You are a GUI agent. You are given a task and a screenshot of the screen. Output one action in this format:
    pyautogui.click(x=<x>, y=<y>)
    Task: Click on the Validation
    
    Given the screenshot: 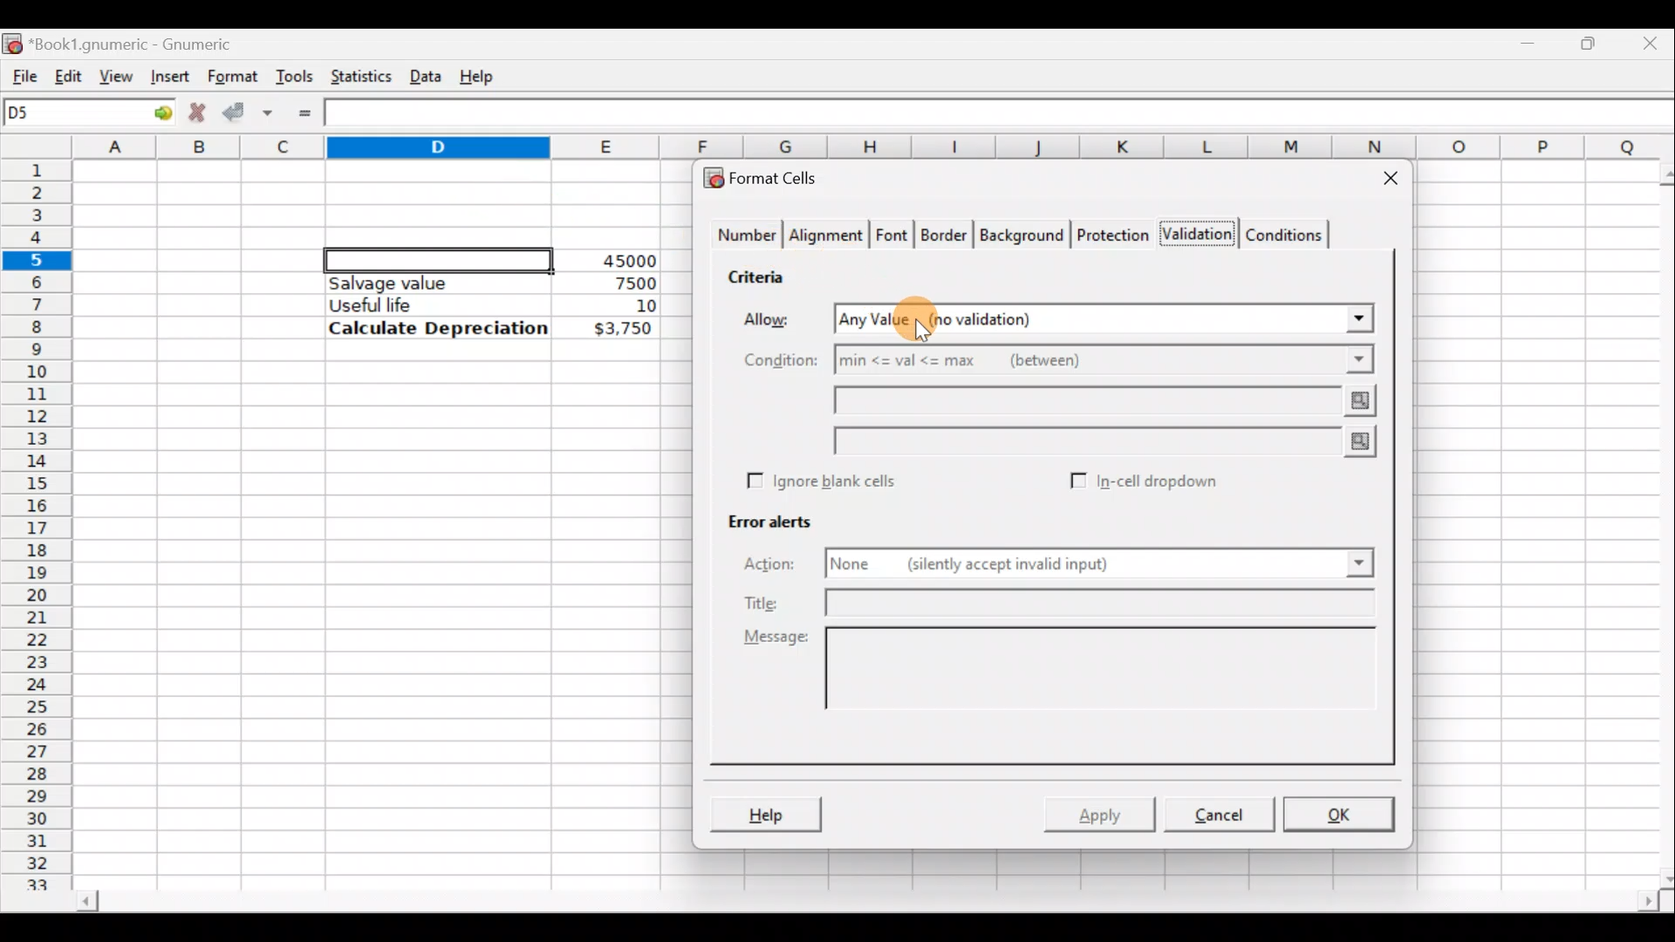 What is the action you would take?
    pyautogui.click(x=1193, y=235)
    